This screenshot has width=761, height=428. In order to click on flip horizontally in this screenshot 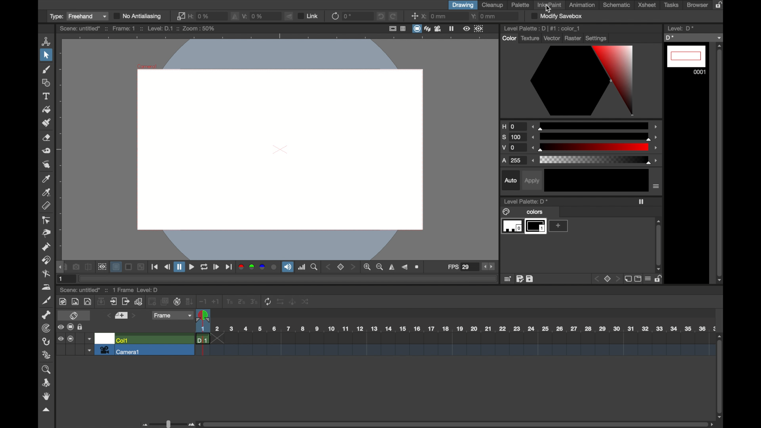, I will do `click(392, 267)`.